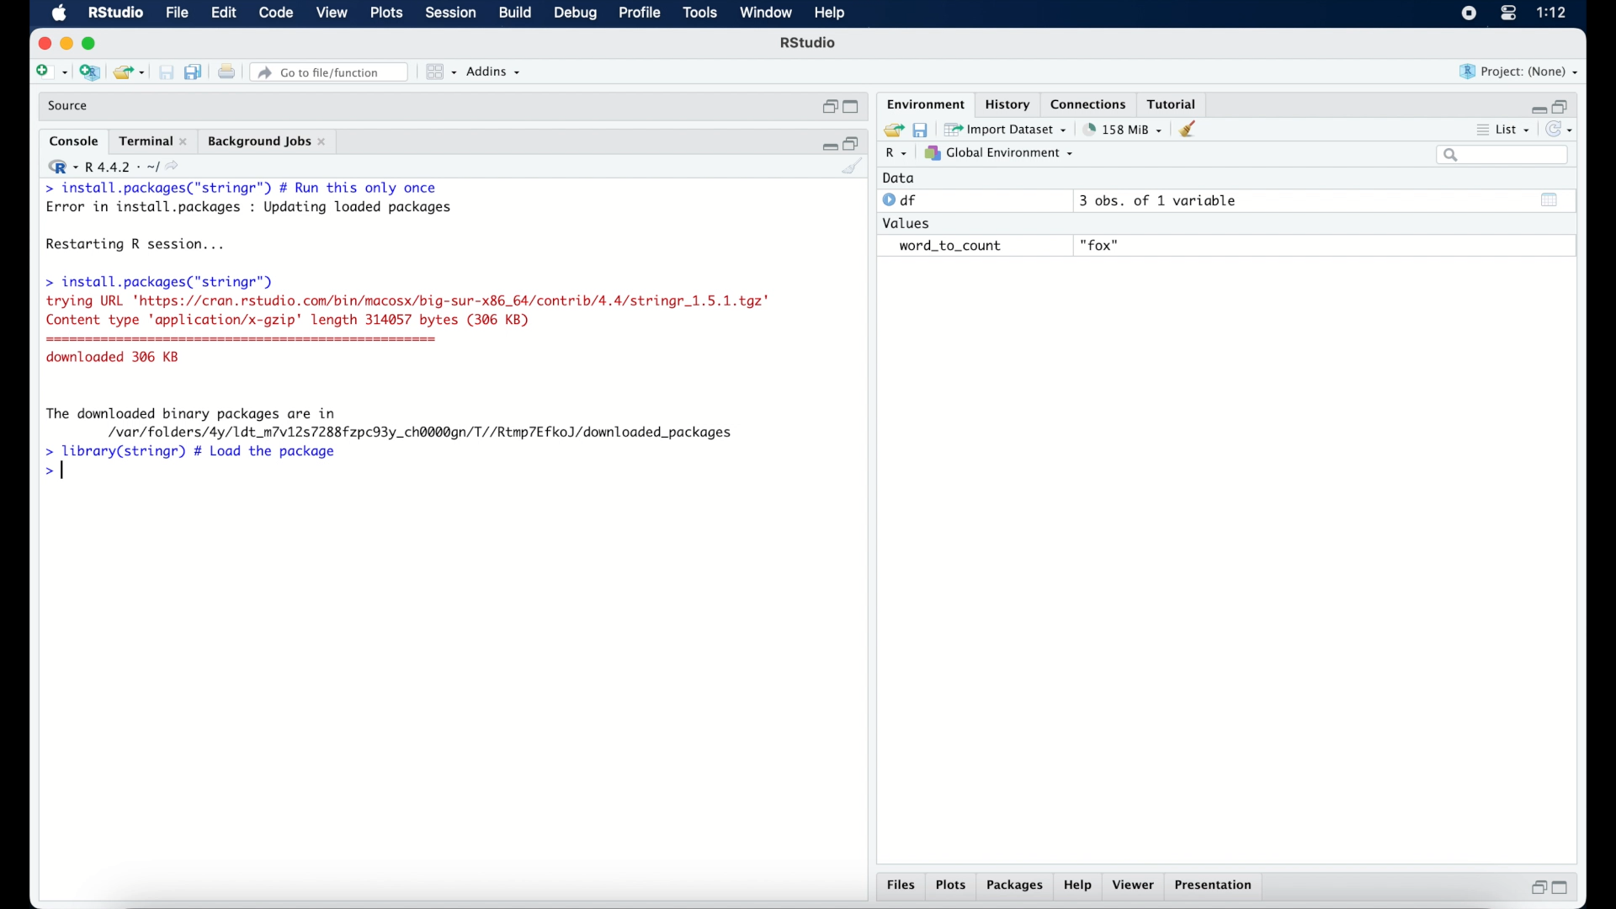  What do you see at coordinates (246, 189) in the screenshot?
I see `> install.packages("stringr") # Run this only once|` at bounding box center [246, 189].